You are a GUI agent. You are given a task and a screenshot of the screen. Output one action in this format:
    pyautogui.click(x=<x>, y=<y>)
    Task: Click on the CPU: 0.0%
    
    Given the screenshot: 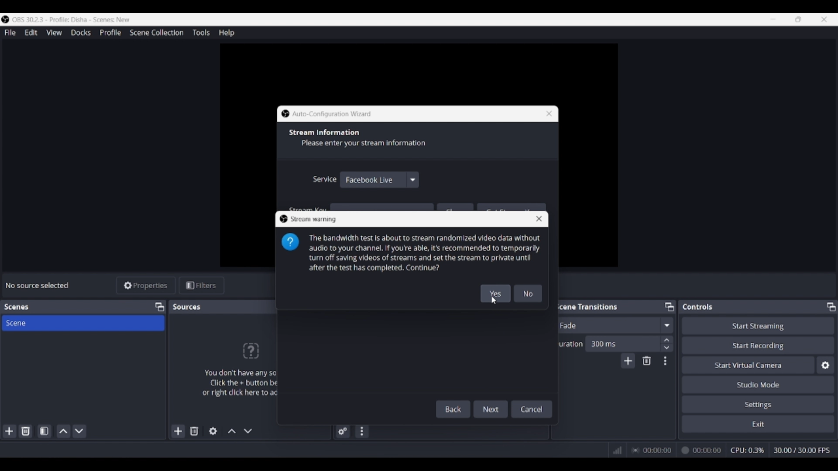 What is the action you would take?
    pyautogui.click(x=750, y=451)
    